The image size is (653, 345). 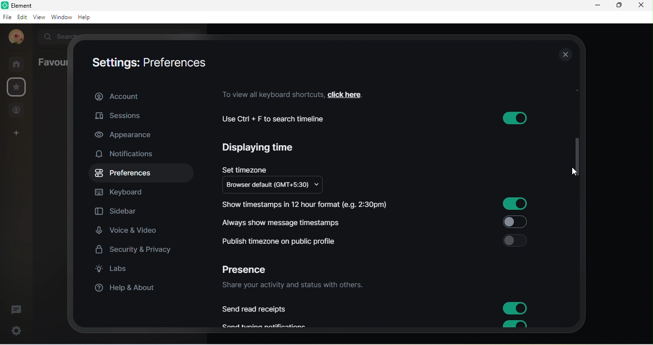 I want to click on Element, so click(x=21, y=5).